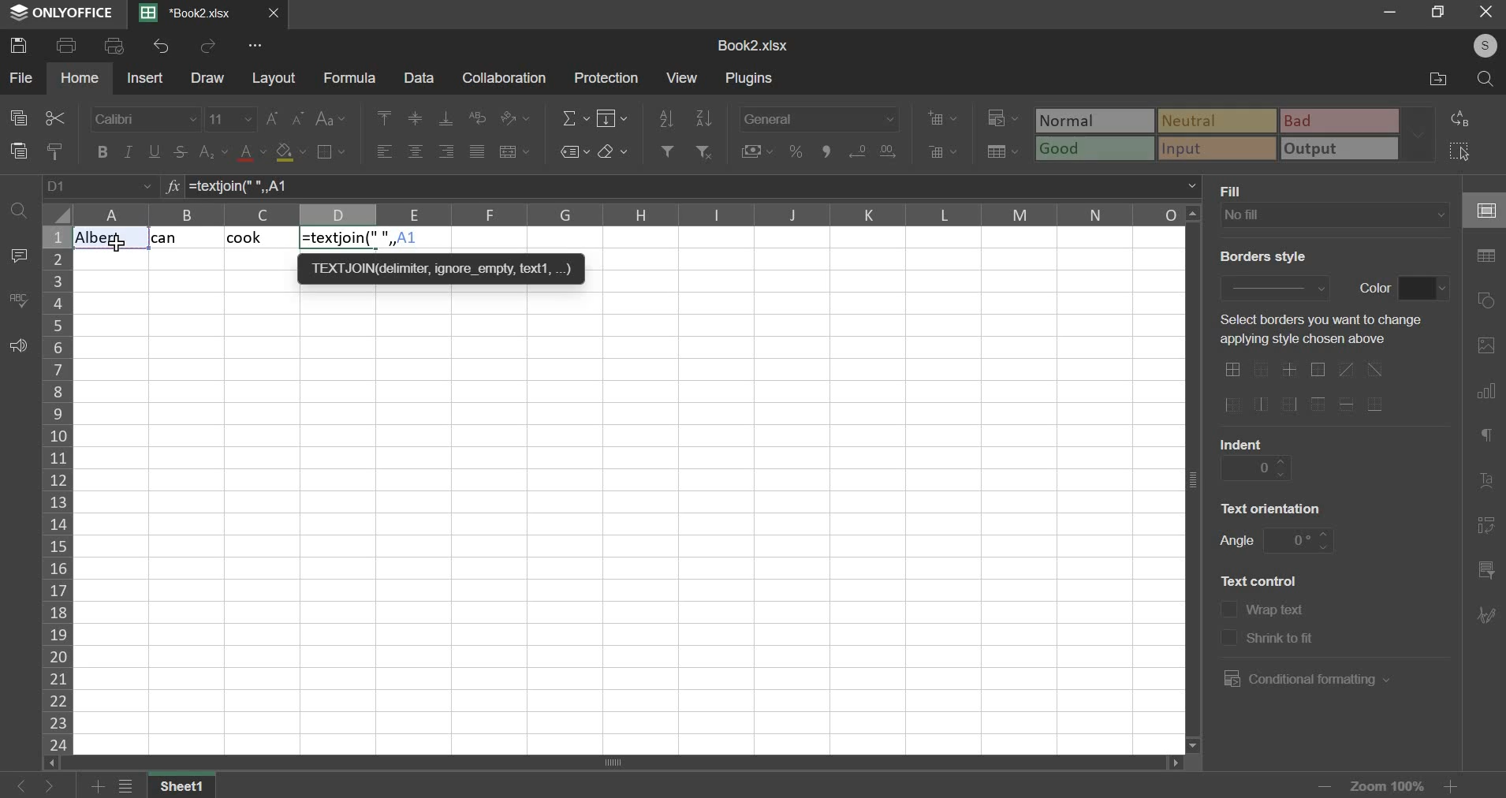  What do you see at coordinates (1485, 347) in the screenshot?
I see `picture or video` at bounding box center [1485, 347].